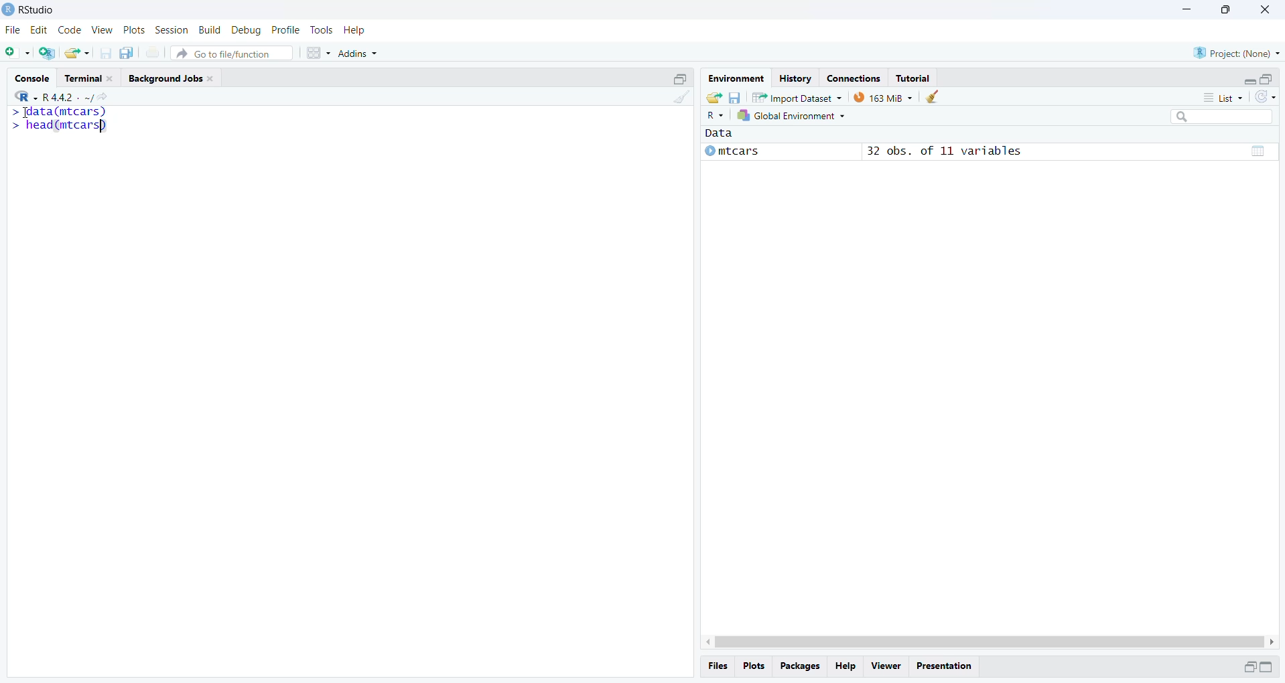 This screenshot has width=1285, height=683. Describe the element at coordinates (1265, 80) in the screenshot. I see `open in separate window` at that location.